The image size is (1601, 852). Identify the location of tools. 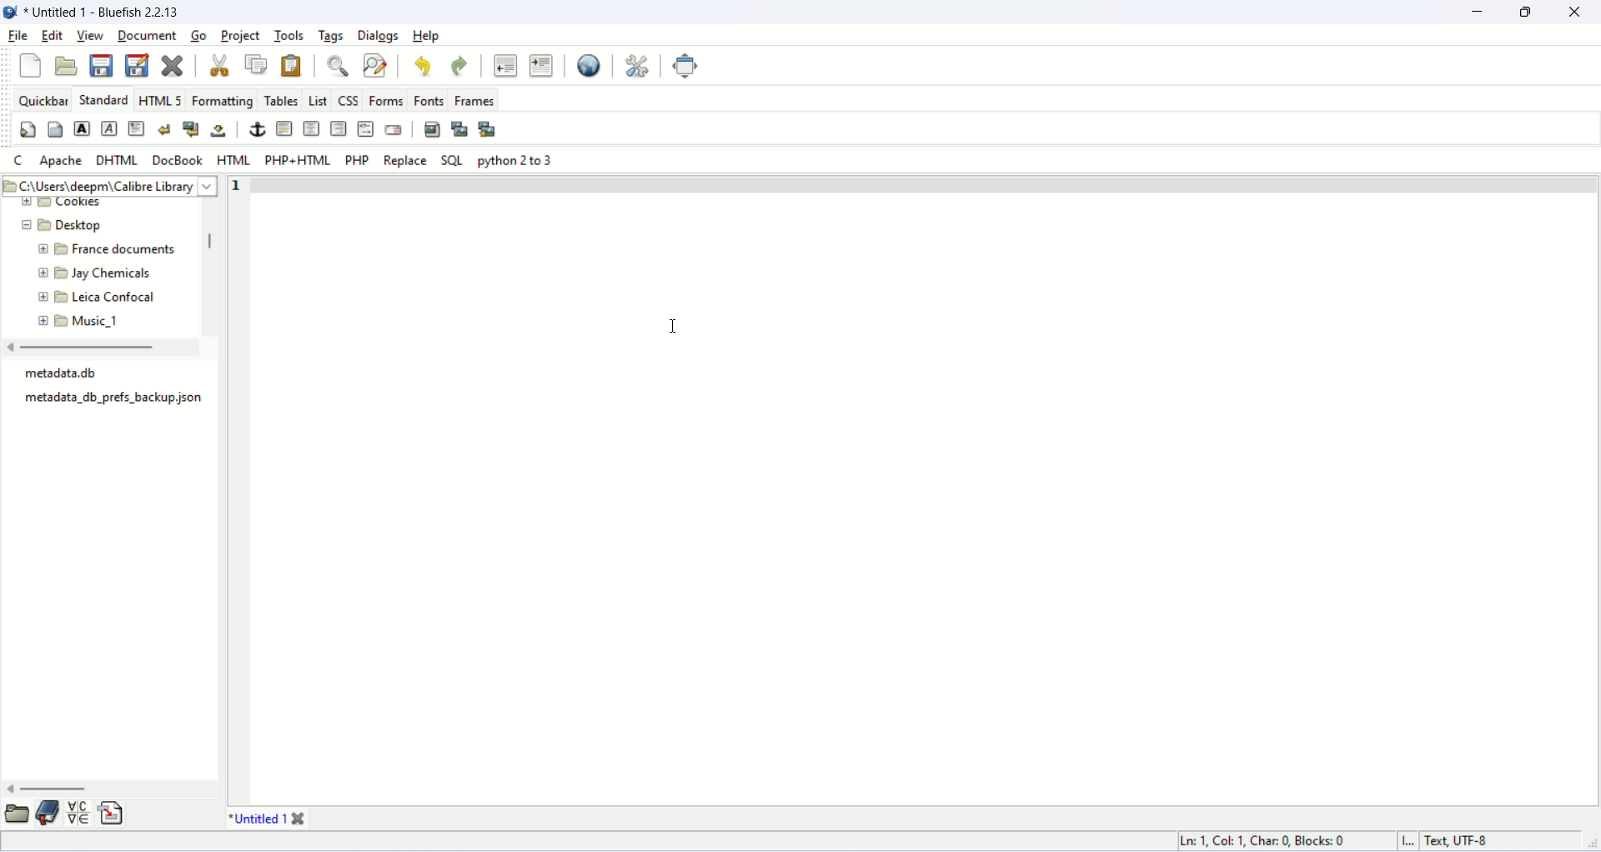
(291, 36).